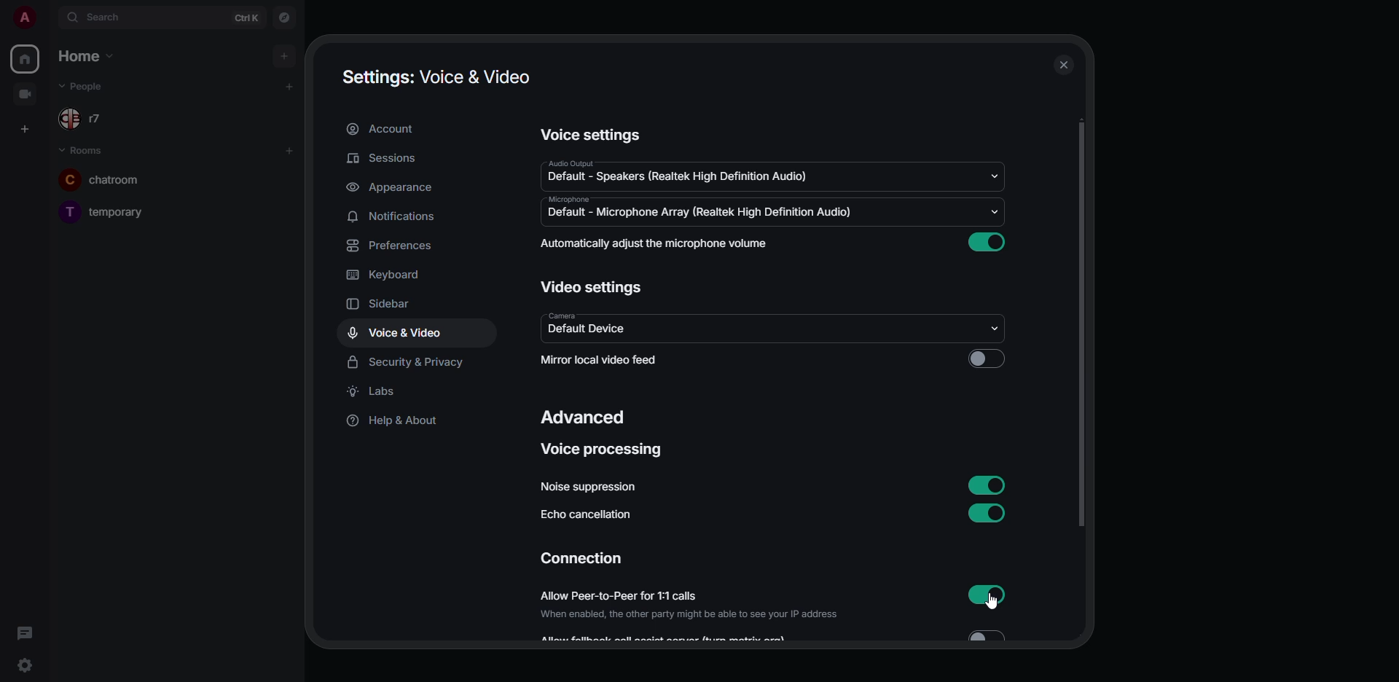 The height and width of the screenshot is (682, 1399). Describe the element at coordinates (26, 129) in the screenshot. I see `create space` at that location.